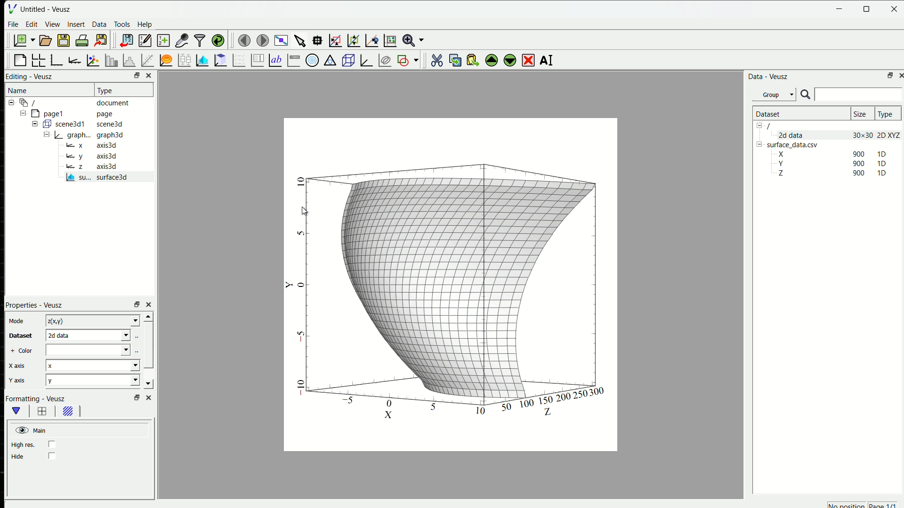 This screenshot has width=904, height=508. What do you see at coordinates (336, 40) in the screenshot?
I see `draw a rectangle to zoom graph axes` at bounding box center [336, 40].